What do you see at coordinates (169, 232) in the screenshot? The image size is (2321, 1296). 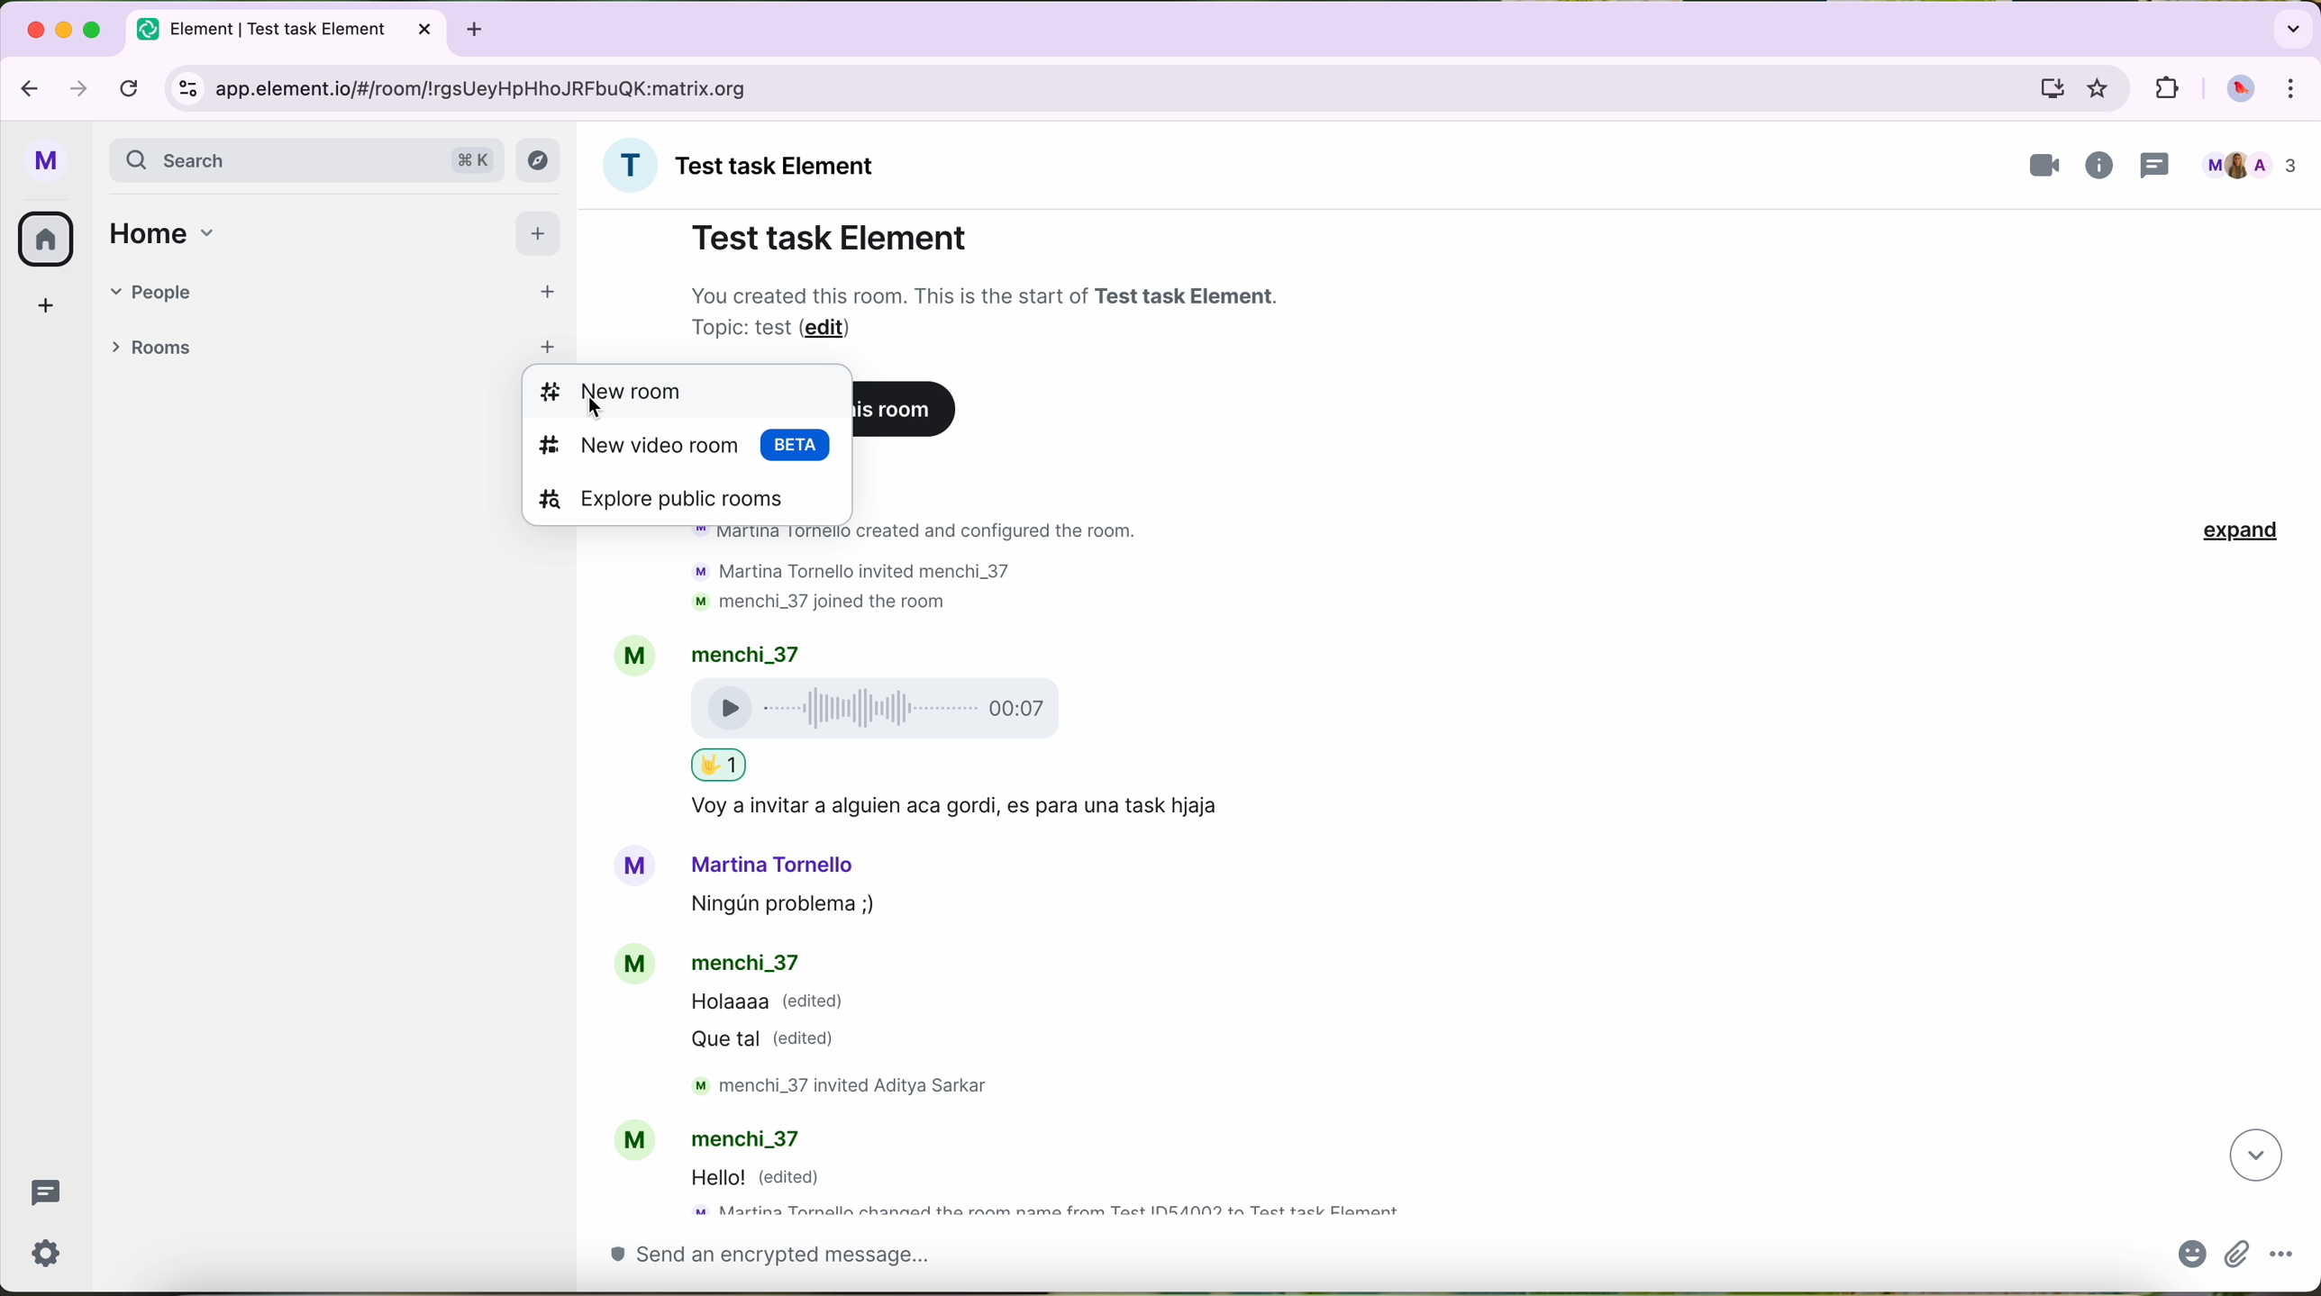 I see `home tab` at bounding box center [169, 232].